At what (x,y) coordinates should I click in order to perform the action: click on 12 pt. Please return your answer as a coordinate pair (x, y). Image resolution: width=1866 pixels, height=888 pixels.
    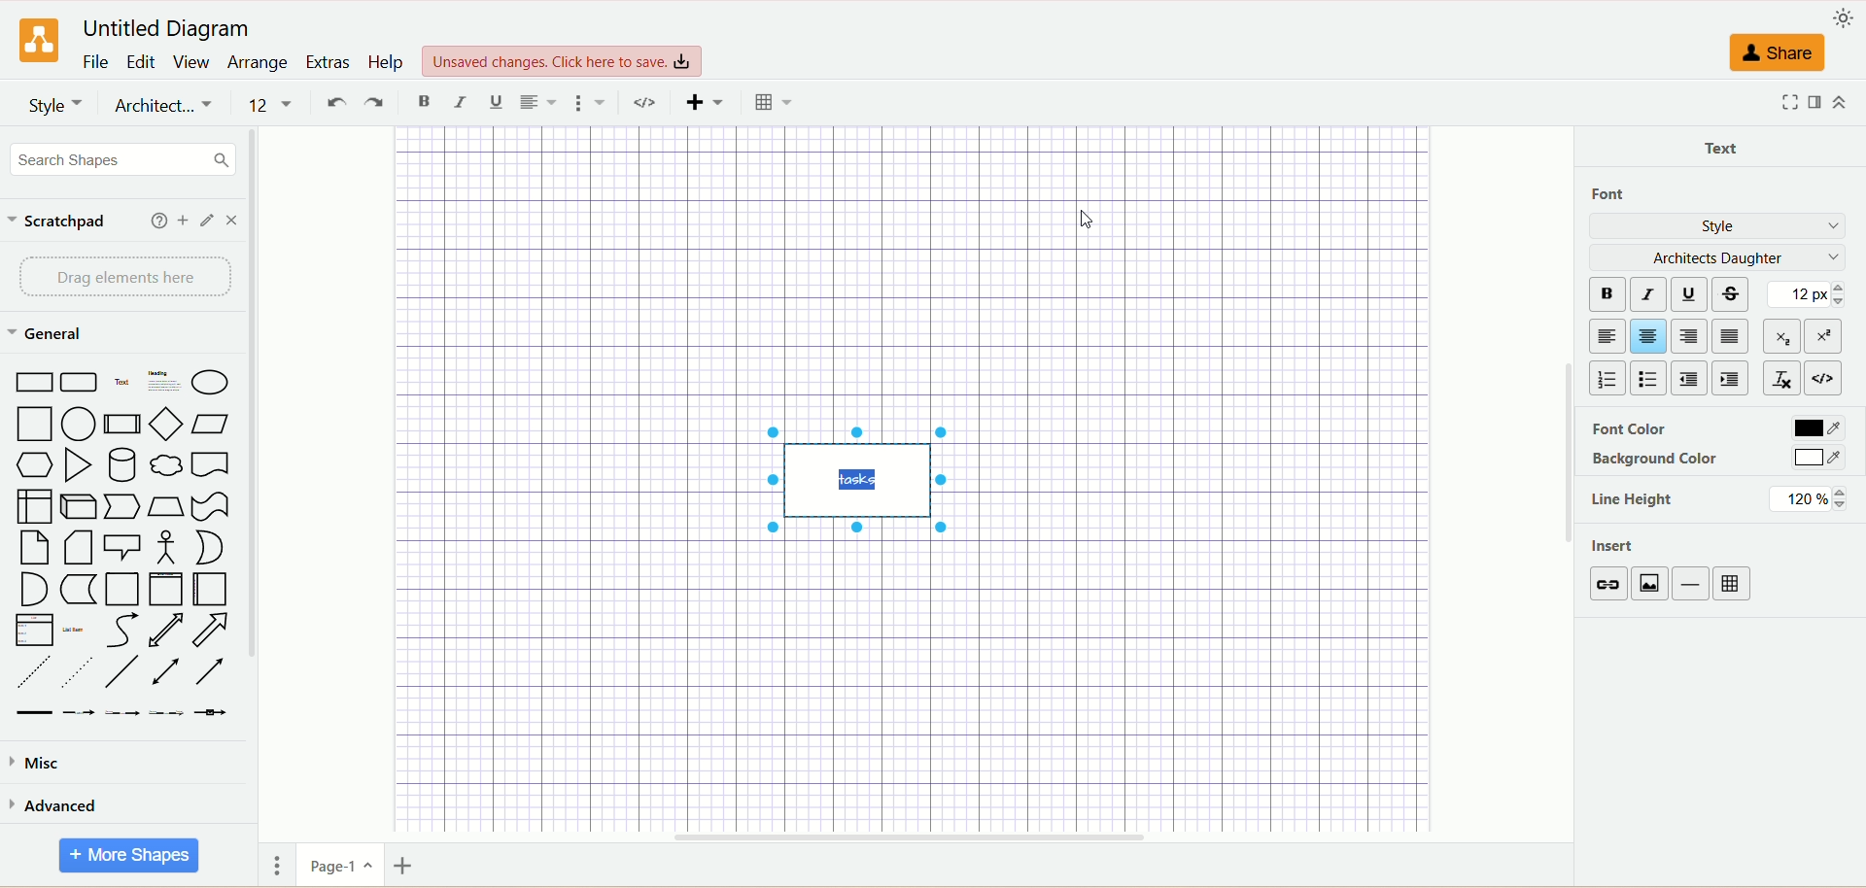
    Looking at the image, I should click on (1811, 294).